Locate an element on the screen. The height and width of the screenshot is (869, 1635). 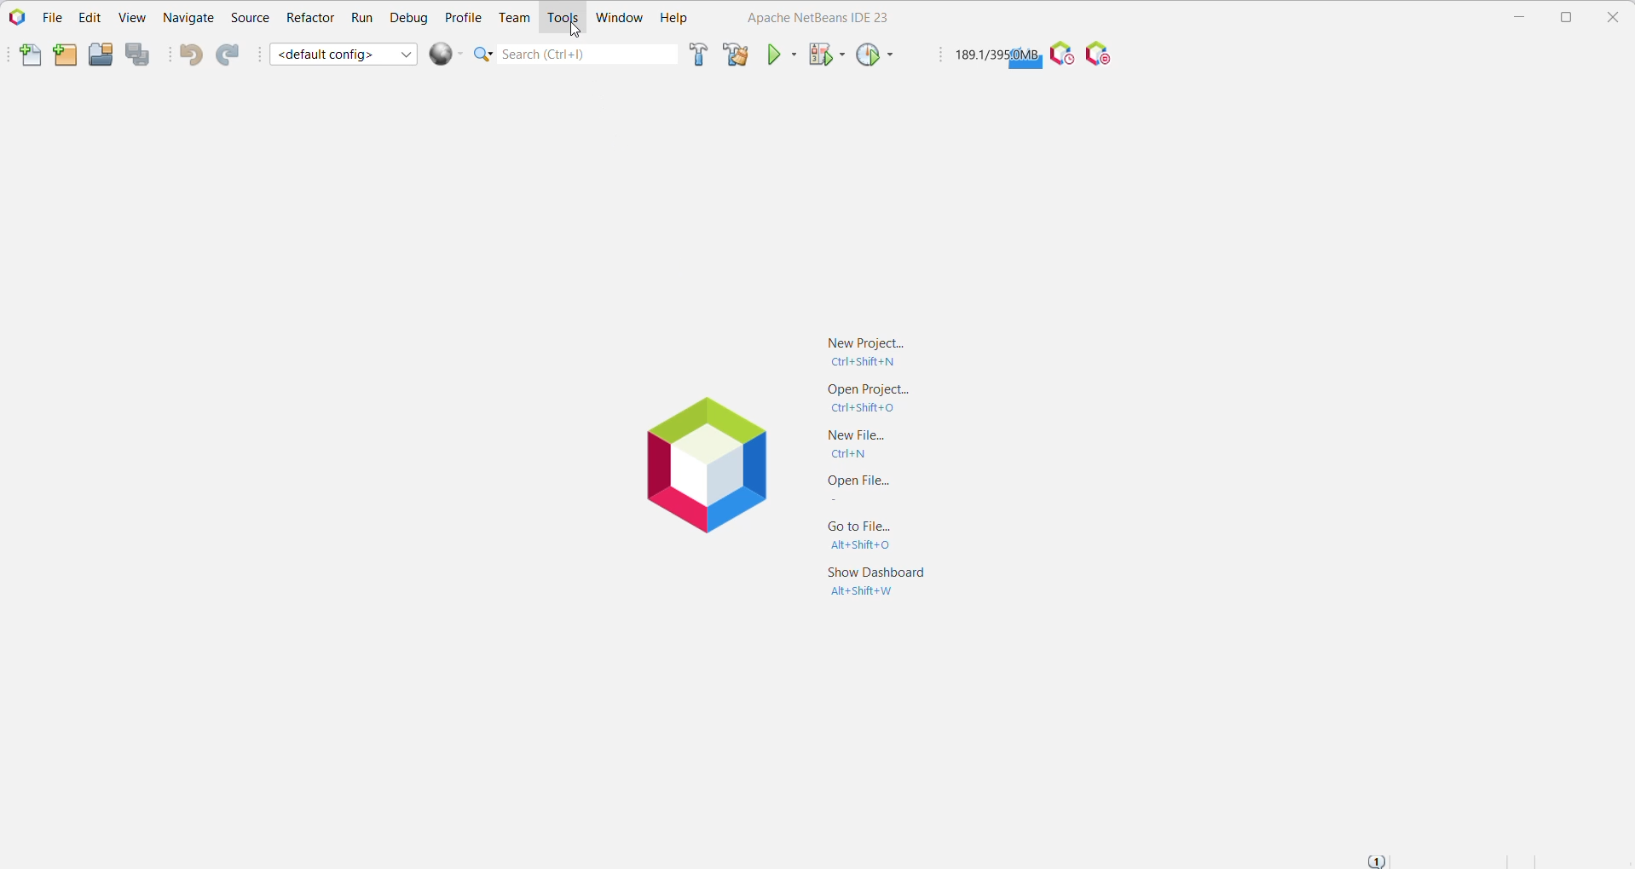
Tools is located at coordinates (562, 19).